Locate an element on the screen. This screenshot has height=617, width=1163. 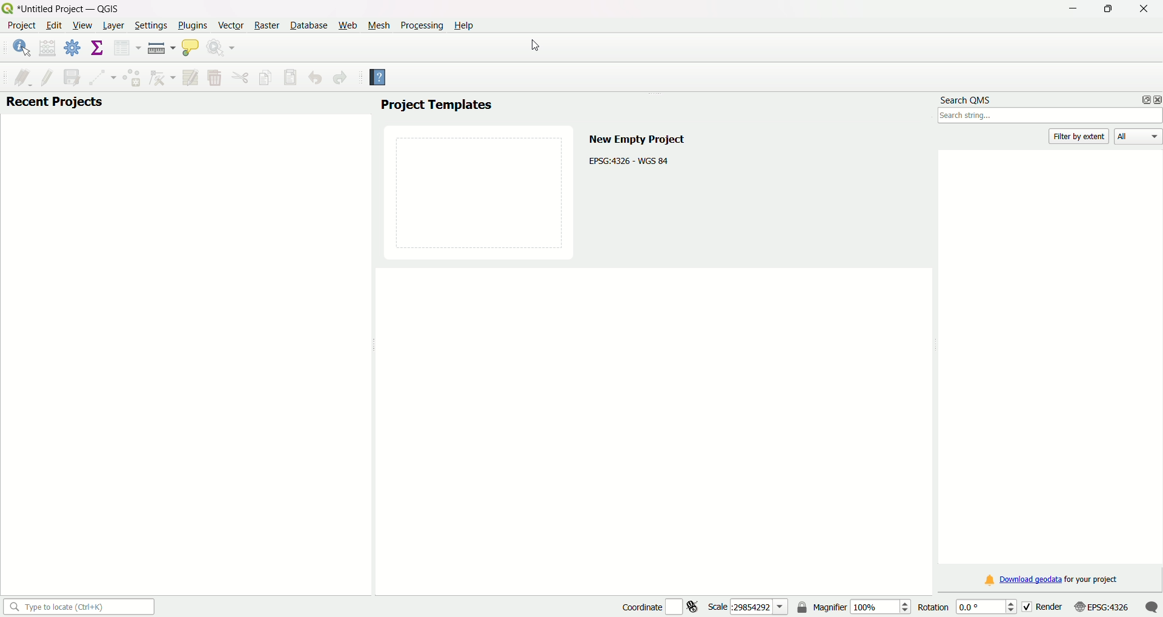
undo is located at coordinates (315, 79).